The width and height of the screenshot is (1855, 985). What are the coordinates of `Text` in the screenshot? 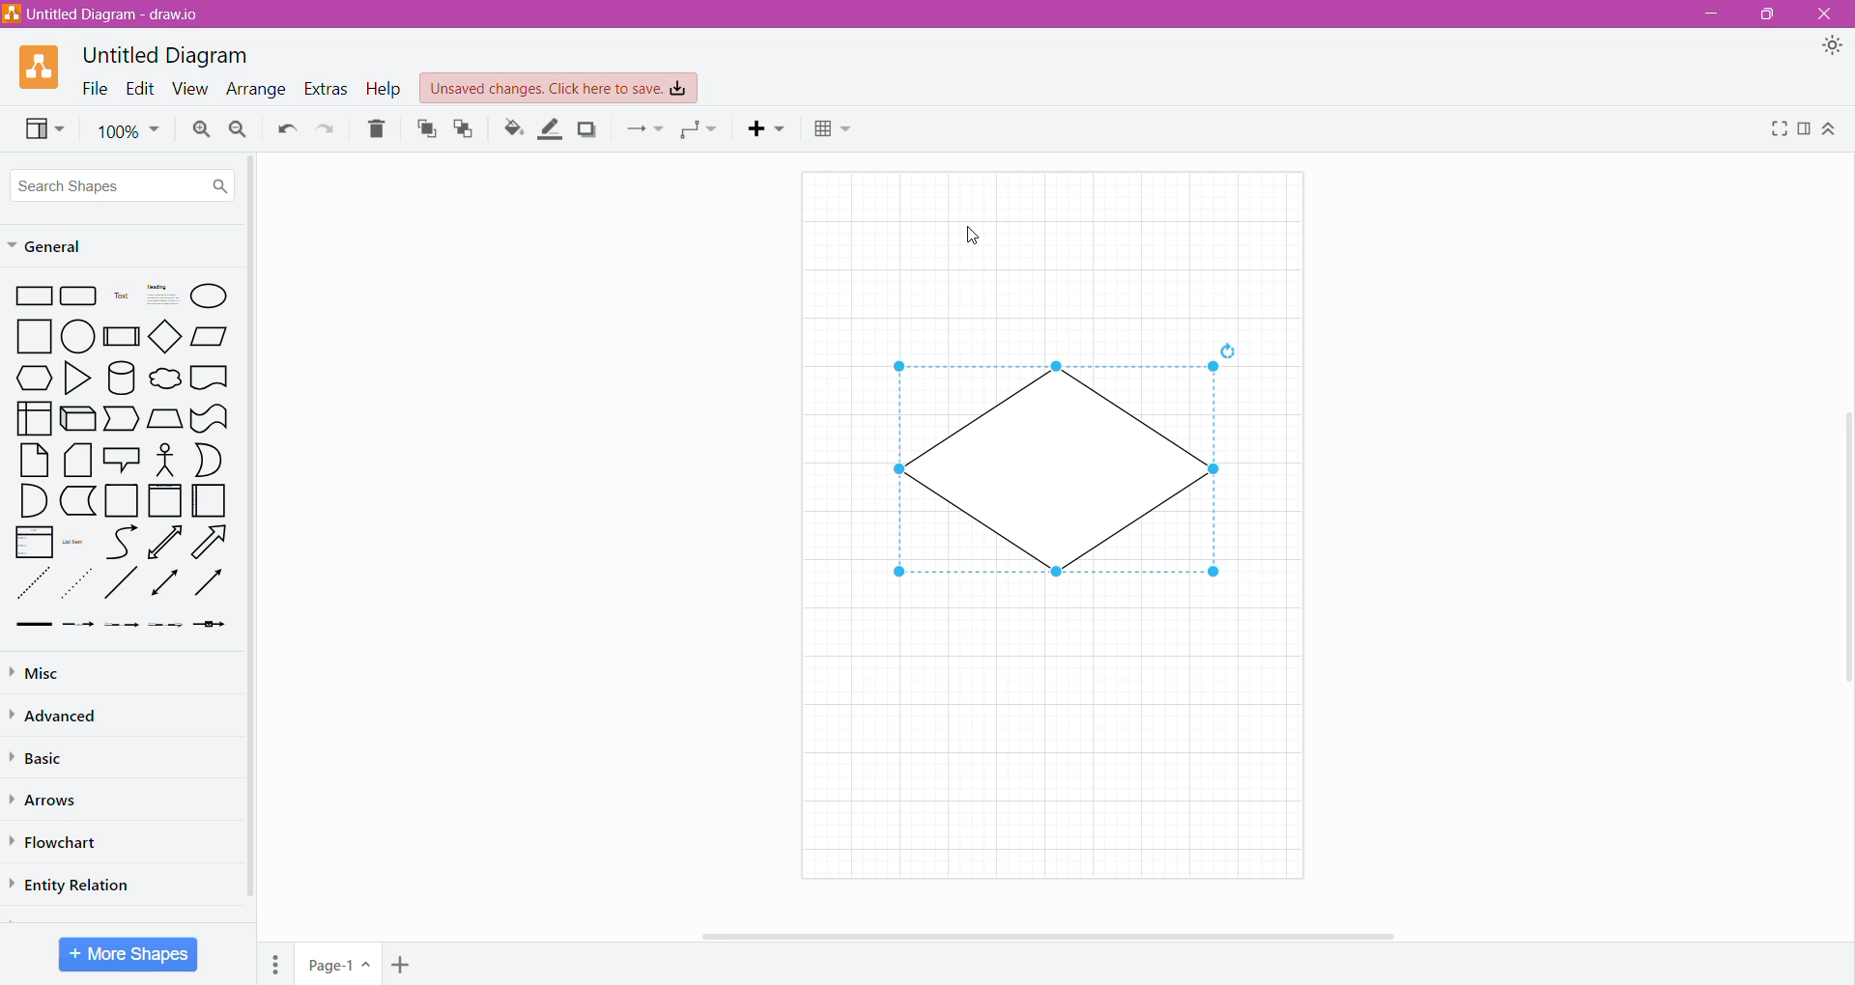 It's located at (121, 297).